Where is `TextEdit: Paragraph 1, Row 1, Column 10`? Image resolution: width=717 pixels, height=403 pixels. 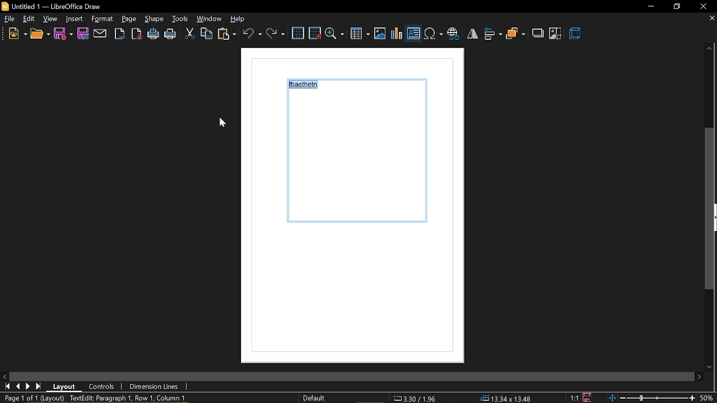 TextEdit: Paragraph 1, Row 1, Column 10 is located at coordinates (130, 398).